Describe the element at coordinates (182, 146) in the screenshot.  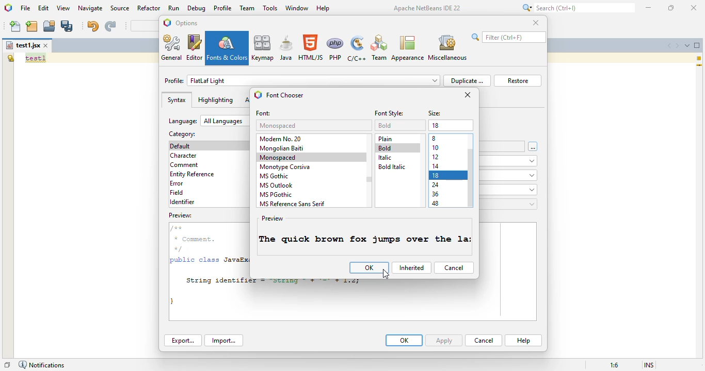
I see `default` at that location.